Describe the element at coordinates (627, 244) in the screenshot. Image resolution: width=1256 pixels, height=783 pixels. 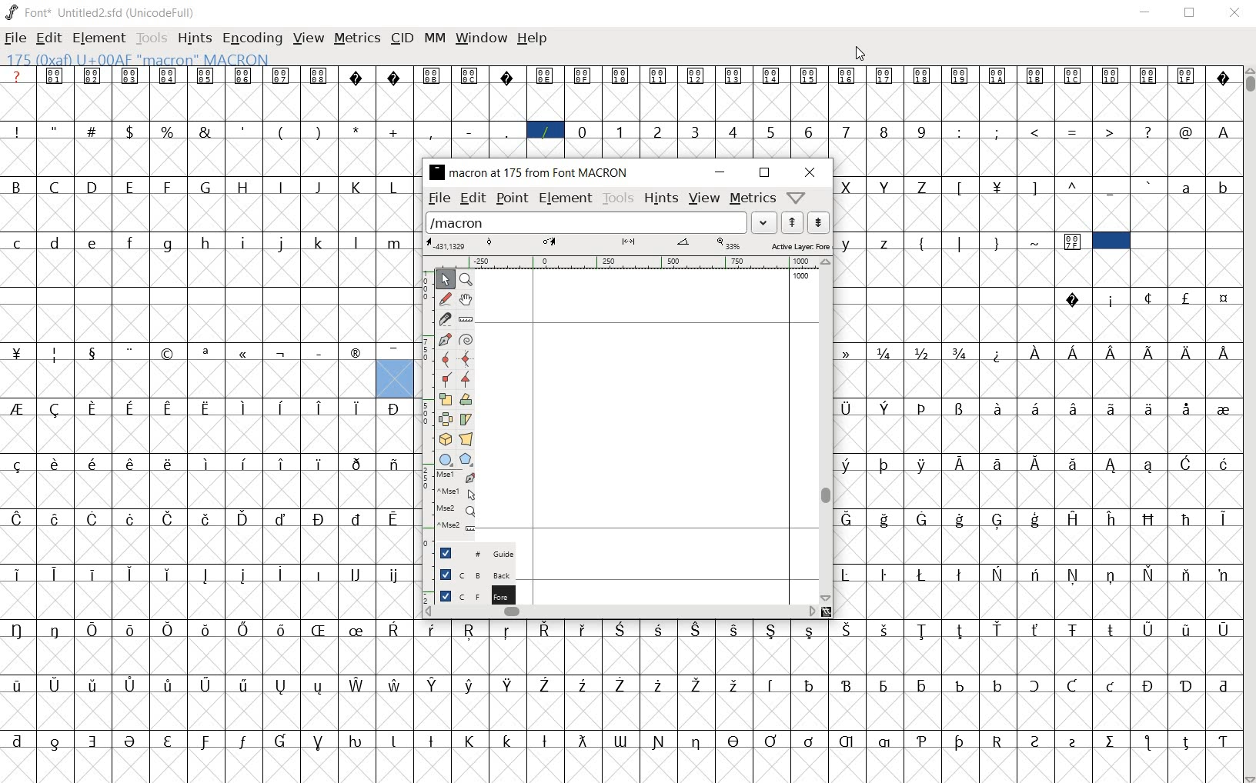
I see `active layer` at that location.